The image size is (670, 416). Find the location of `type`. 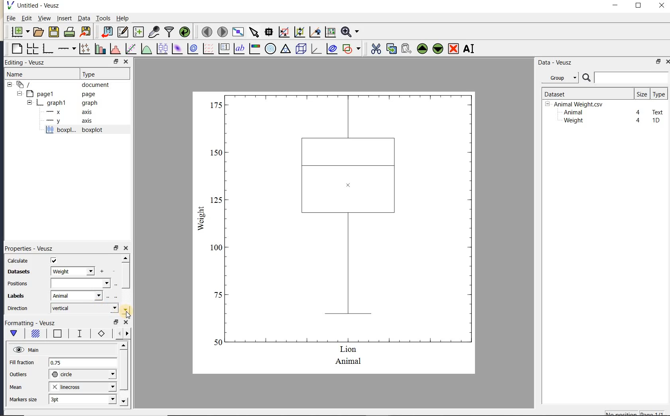

type is located at coordinates (658, 94).